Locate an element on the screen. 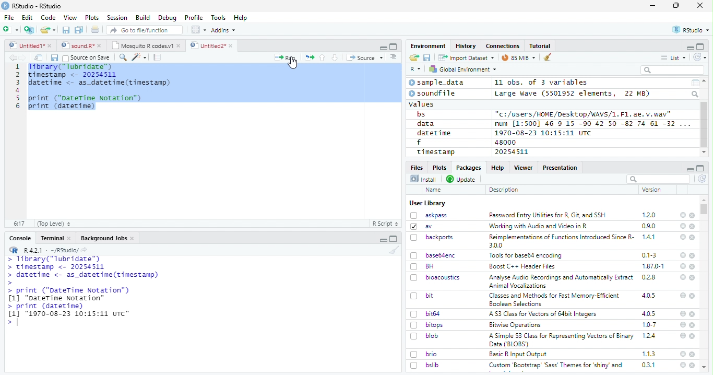 The width and height of the screenshot is (713, 375). Save all the open documents is located at coordinates (79, 30).